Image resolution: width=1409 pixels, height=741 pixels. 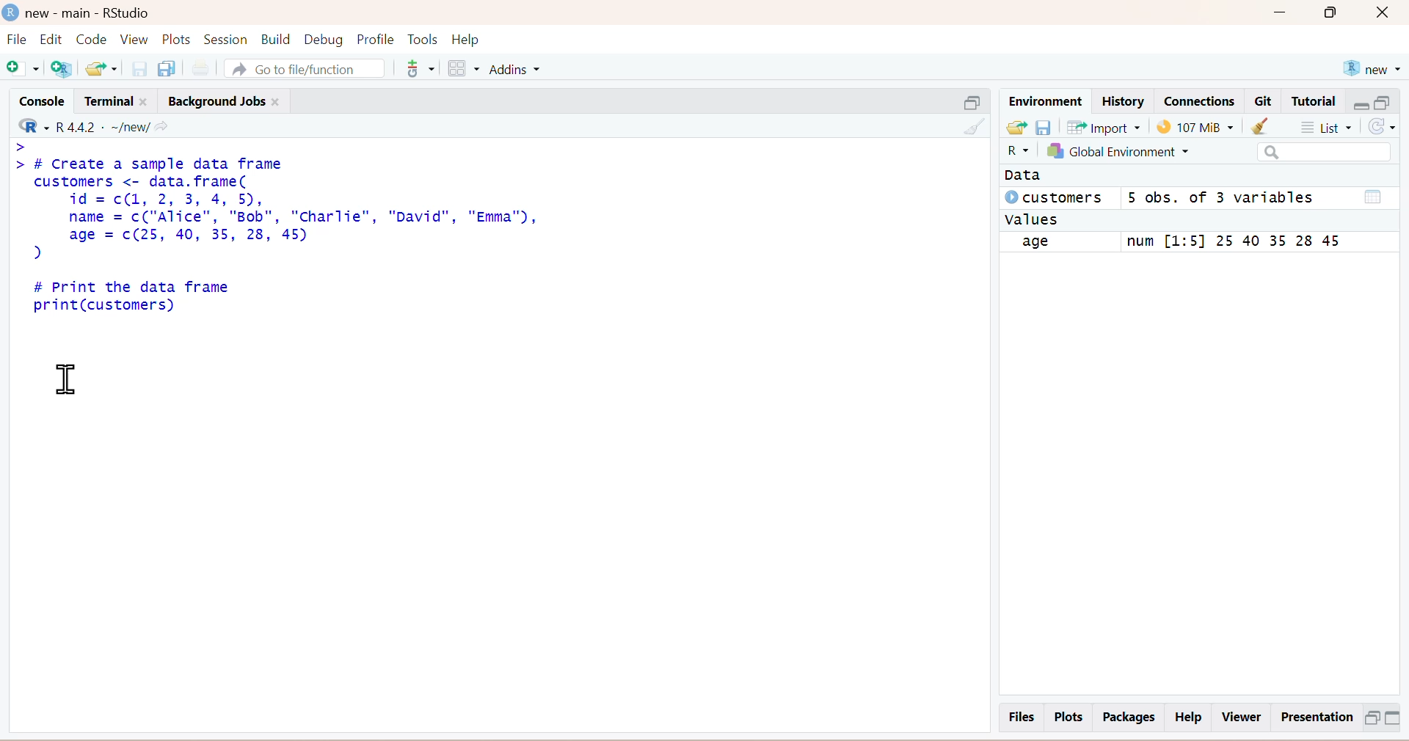 What do you see at coordinates (226, 98) in the screenshot?
I see `Background Jobs` at bounding box center [226, 98].